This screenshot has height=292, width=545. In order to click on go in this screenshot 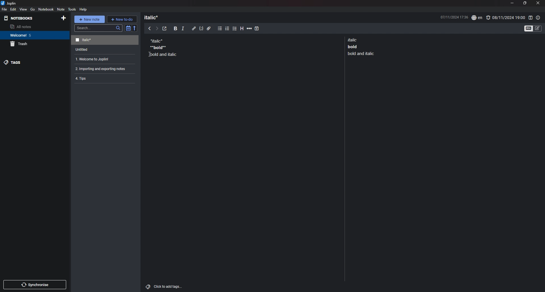, I will do `click(32, 9)`.